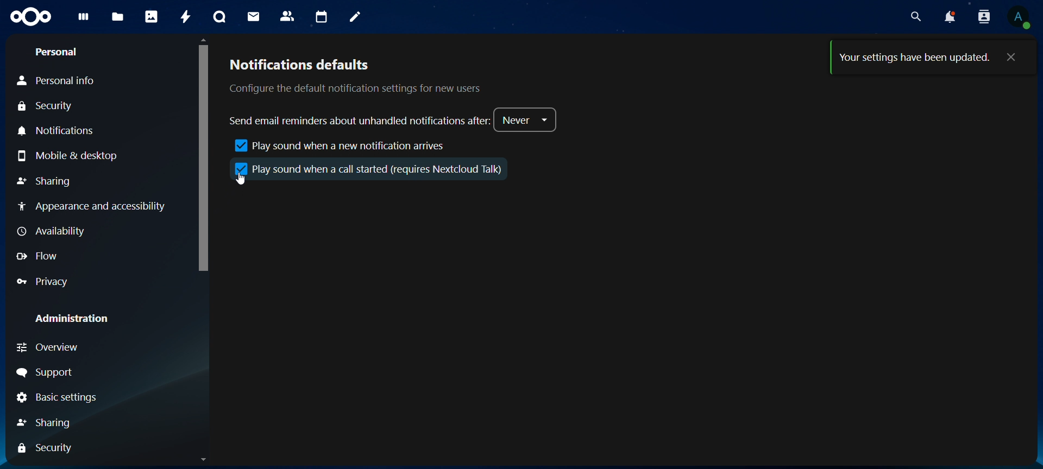 This screenshot has width=1043, height=469. Describe the element at coordinates (53, 80) in the screenshot. I see `Personal Info` at that location.